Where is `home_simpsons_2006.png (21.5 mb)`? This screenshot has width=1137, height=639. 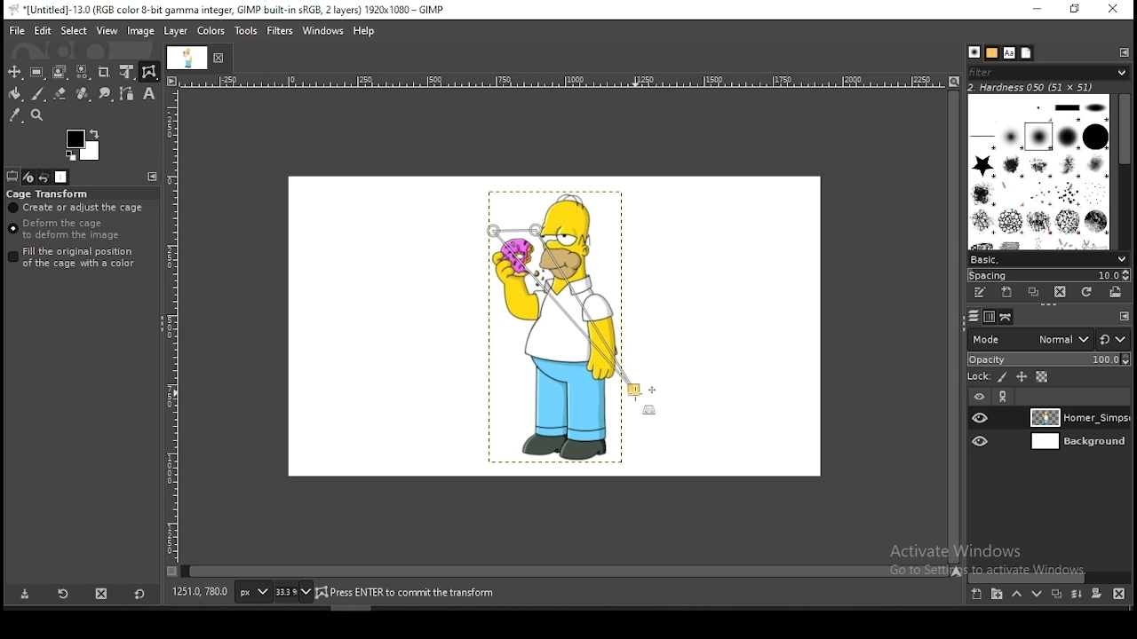 home_simpsons_2006.png (21.5 mb) is located at coordinates (410, 594).